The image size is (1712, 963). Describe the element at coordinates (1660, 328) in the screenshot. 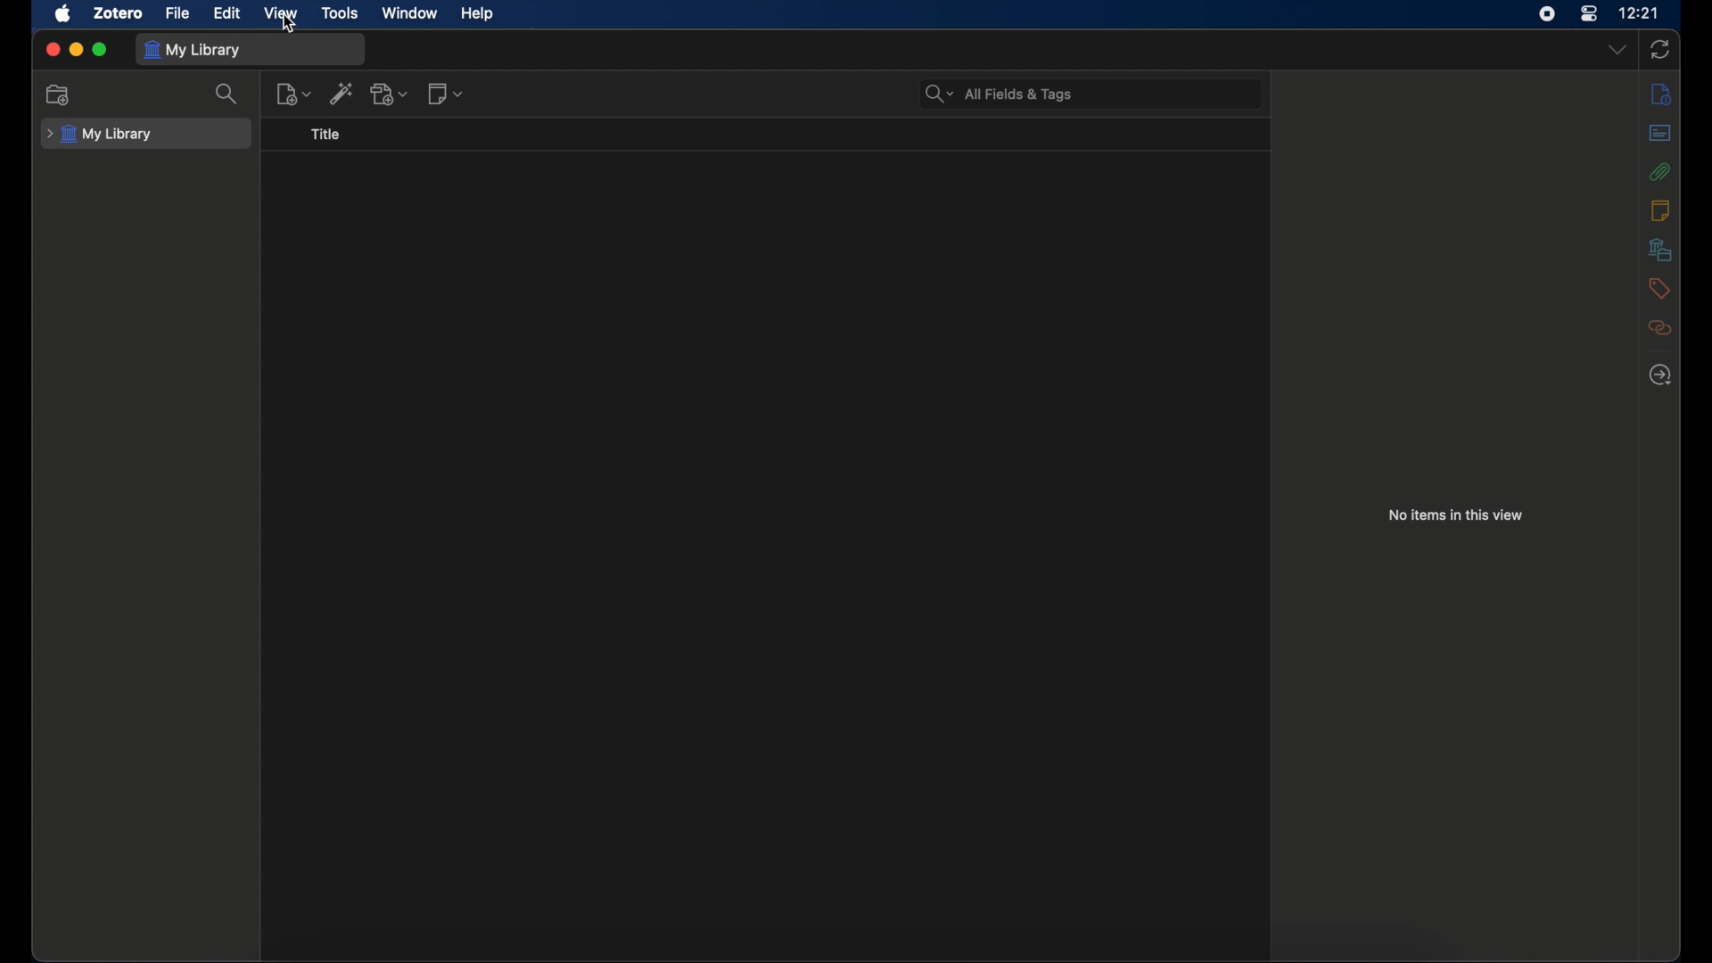

I see `attachments` at that location.